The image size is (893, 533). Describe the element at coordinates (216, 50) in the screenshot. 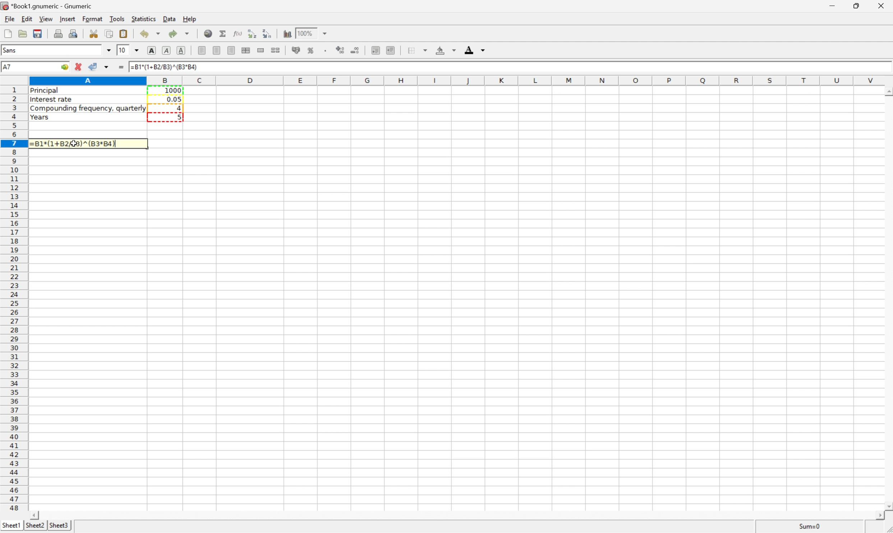

I see `center horizontally` at that location.